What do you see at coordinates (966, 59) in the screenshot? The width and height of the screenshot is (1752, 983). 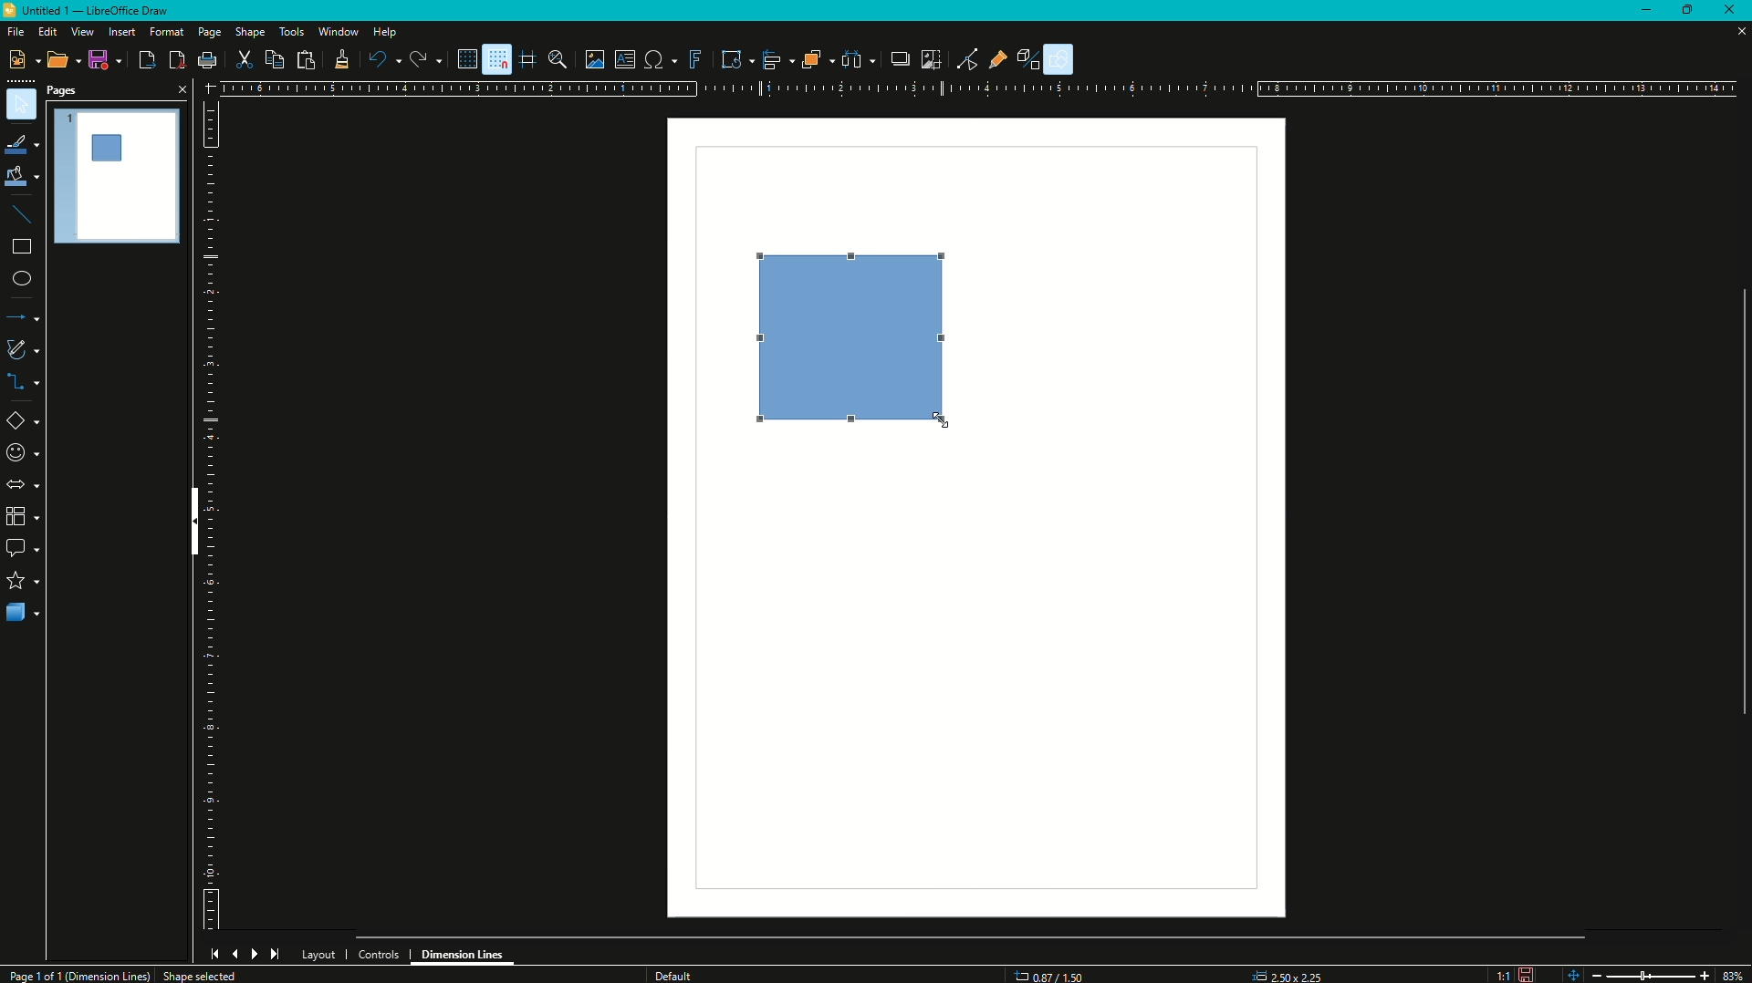 I see `Toggle Point Edit Mode` at bounding box center [966, 59].